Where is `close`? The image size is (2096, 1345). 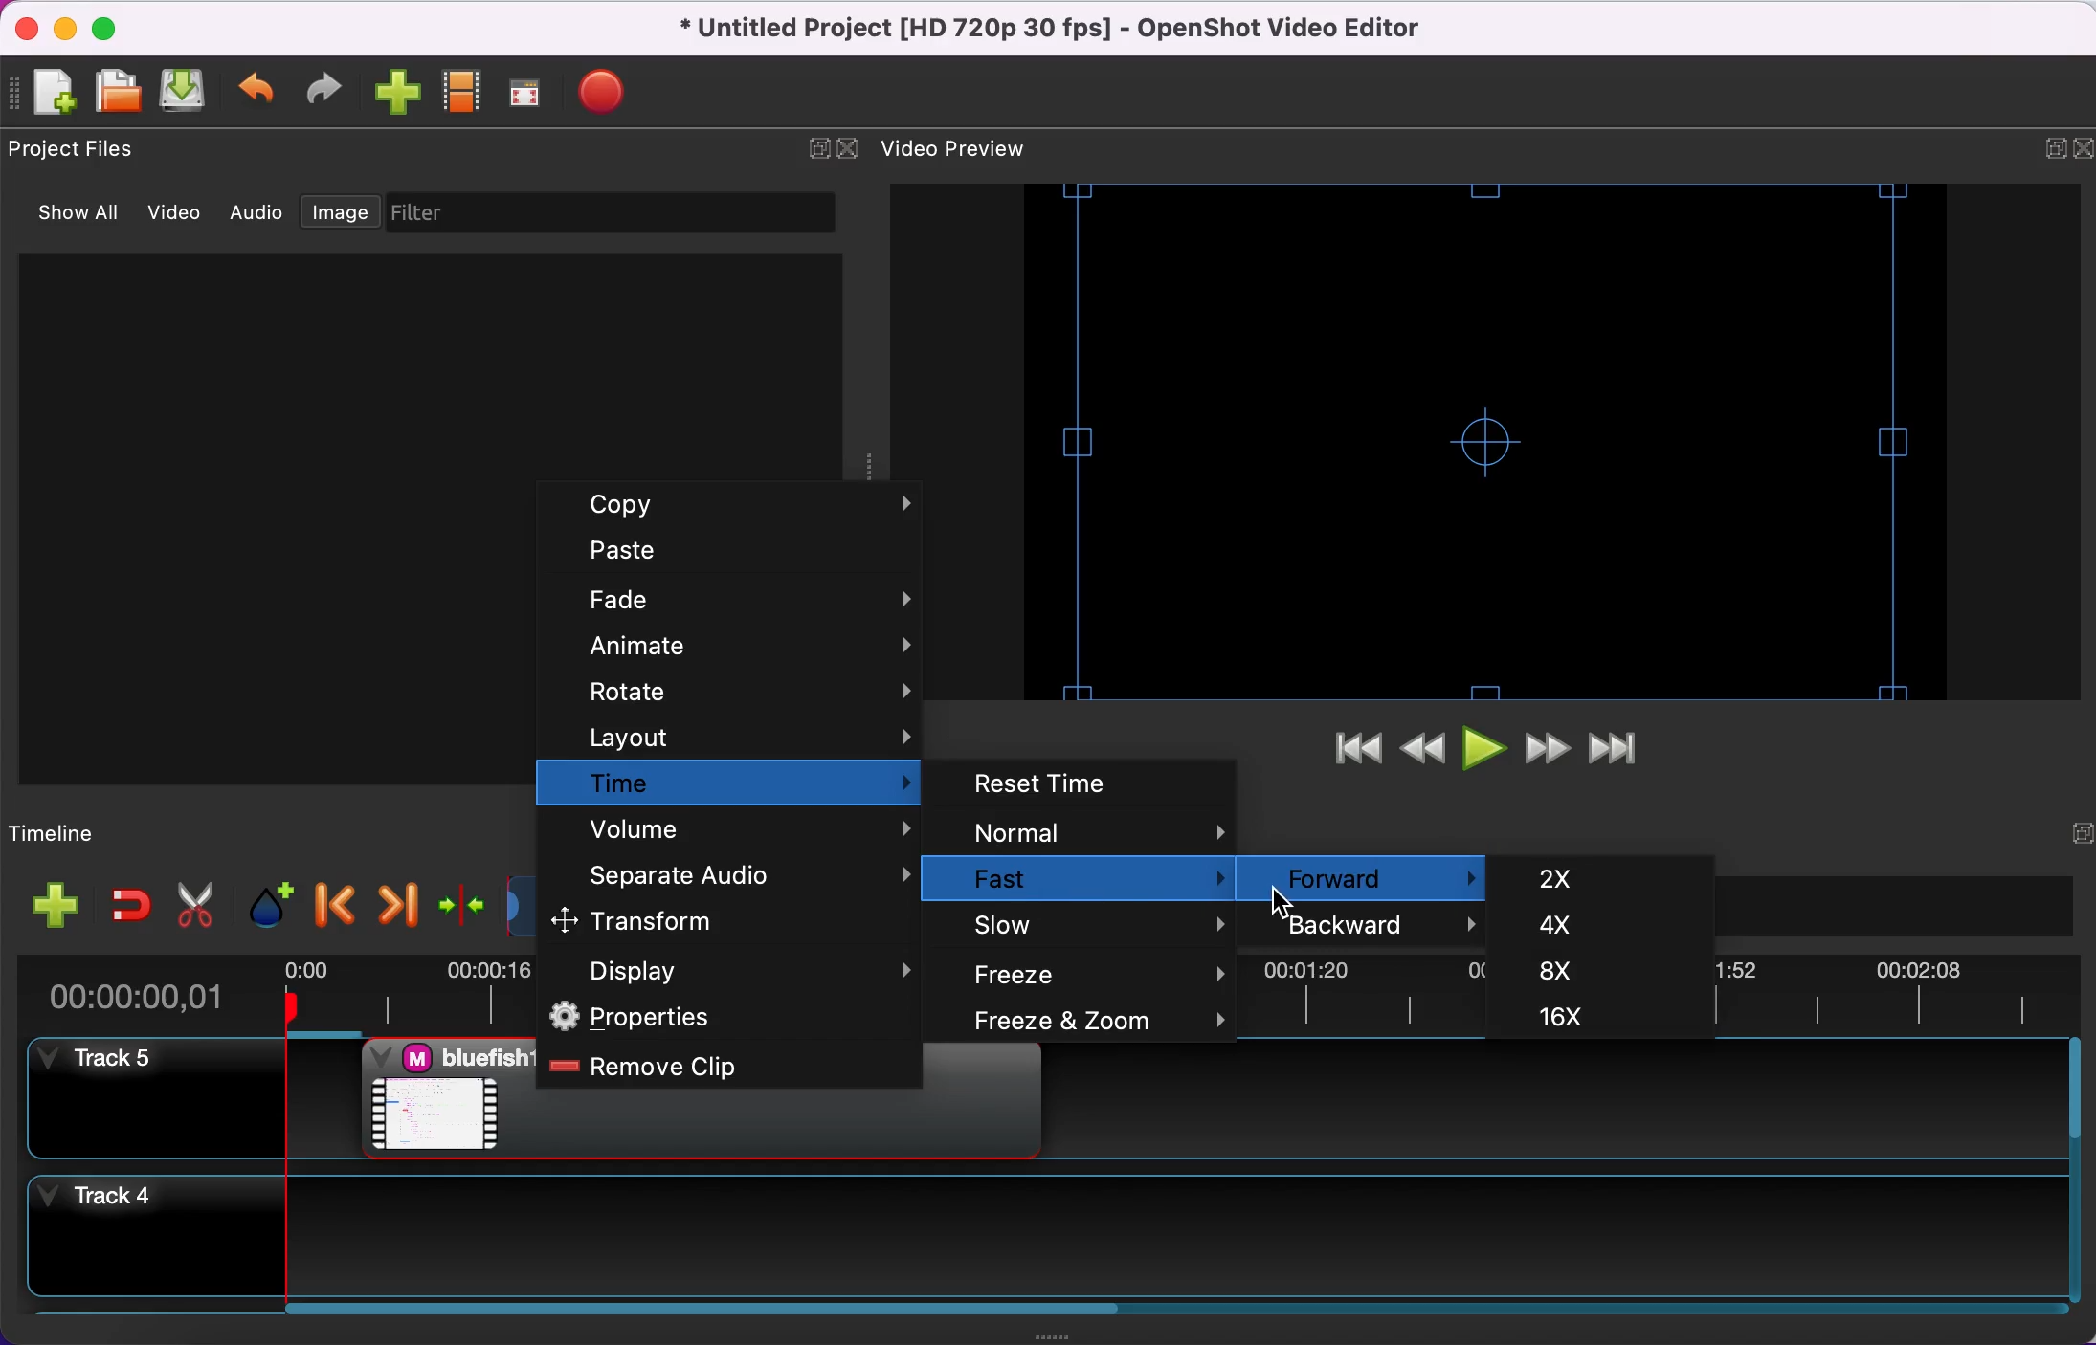 close is located at coordinates (2083, 149).